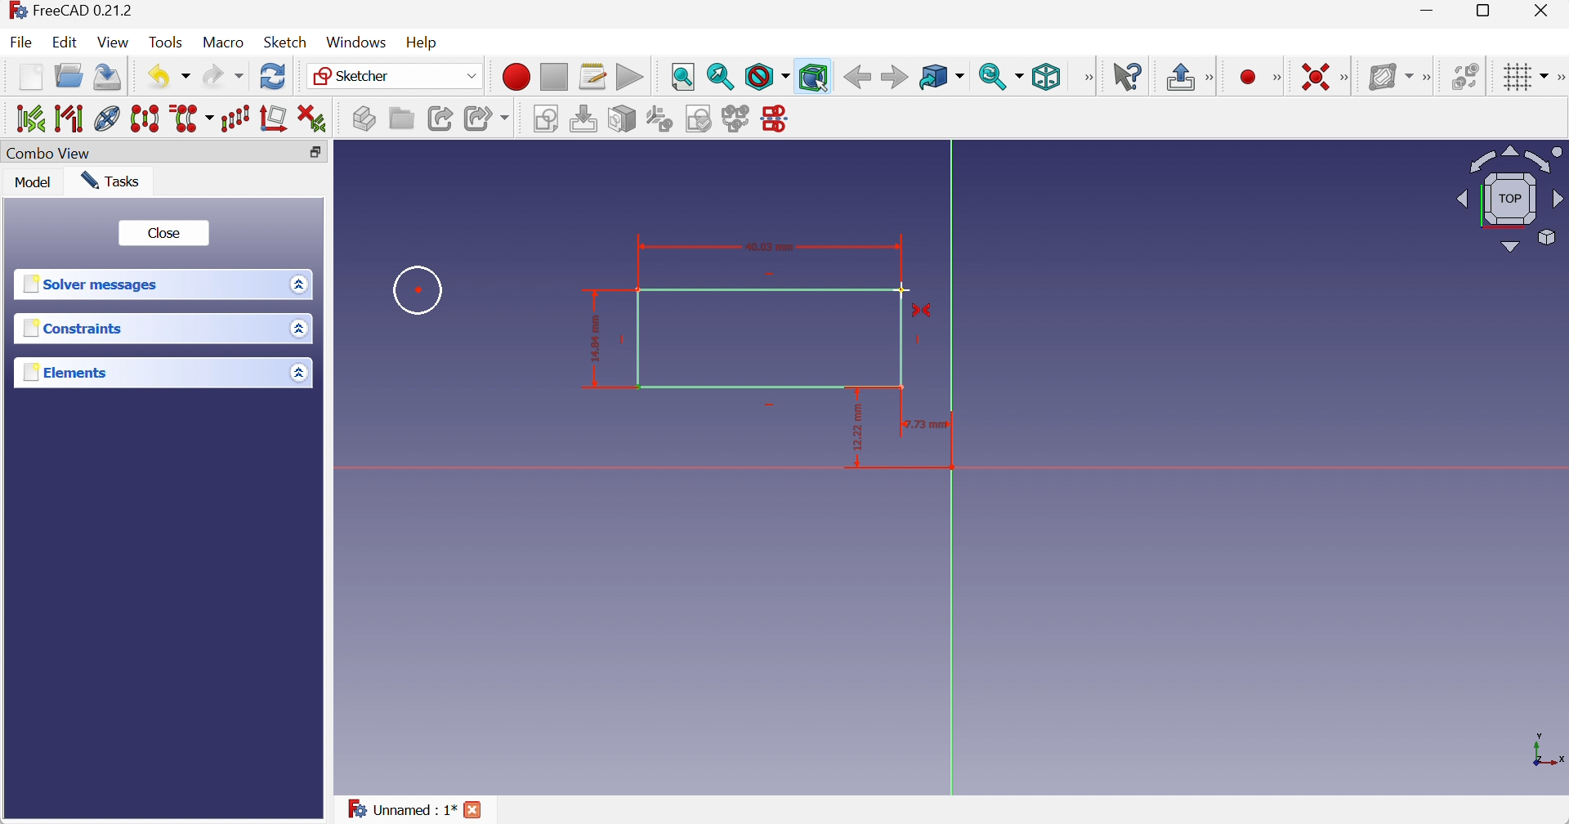 The width and height of the screenshot is (1569, 824). I want to click on Drop down, so click(302, 329).